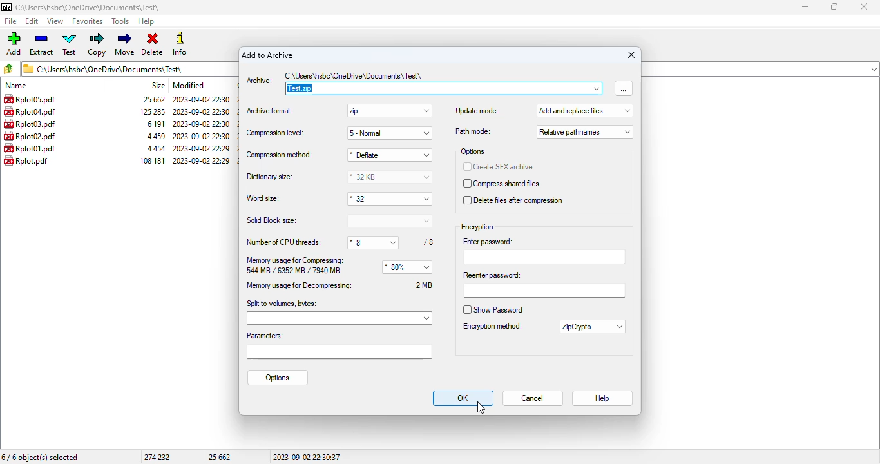 The image size is (880, 464). What do you see at coordinates (128, 68) in the screenshot?
I see `current folder` at bounding box center [128, 68].